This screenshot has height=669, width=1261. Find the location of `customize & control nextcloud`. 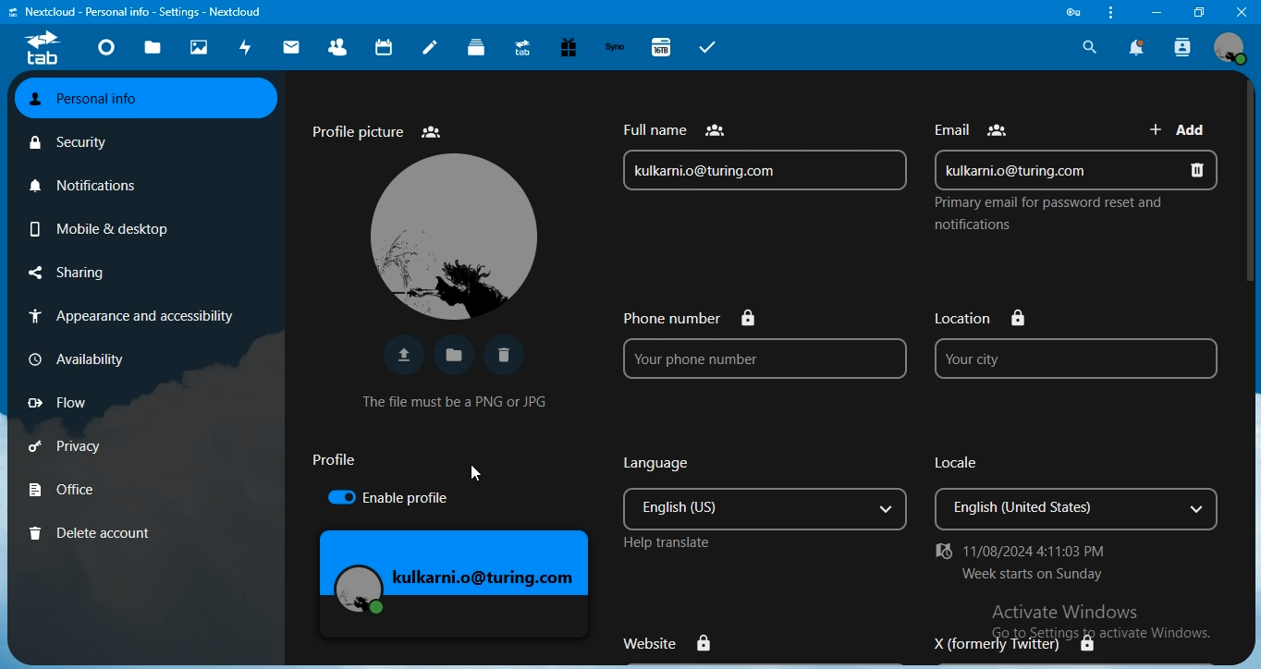

customize & control nextcloud is located at coordinates (1108, 13).